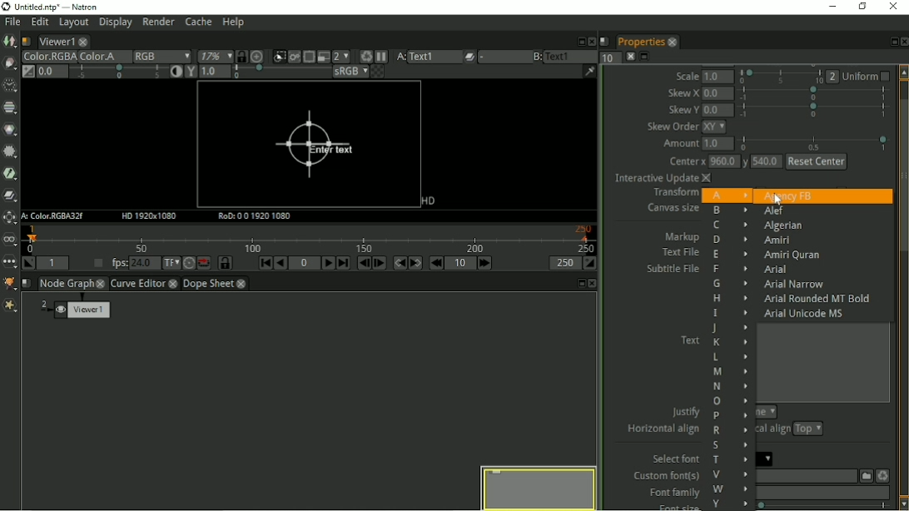 The height and width of the screenshot is (511, 909). I want to click on Custom, so click(864, 475).